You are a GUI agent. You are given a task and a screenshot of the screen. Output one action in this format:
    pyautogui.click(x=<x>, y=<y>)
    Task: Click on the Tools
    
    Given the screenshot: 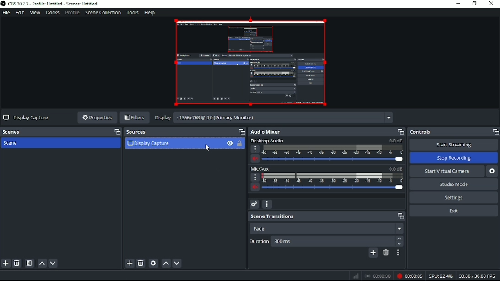 What is the action you would take?
    pyautogui.click(x=132, y=13)
    